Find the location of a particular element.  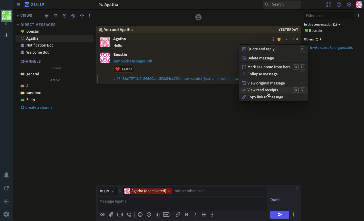

Profile is located at coordinates (360, 4).